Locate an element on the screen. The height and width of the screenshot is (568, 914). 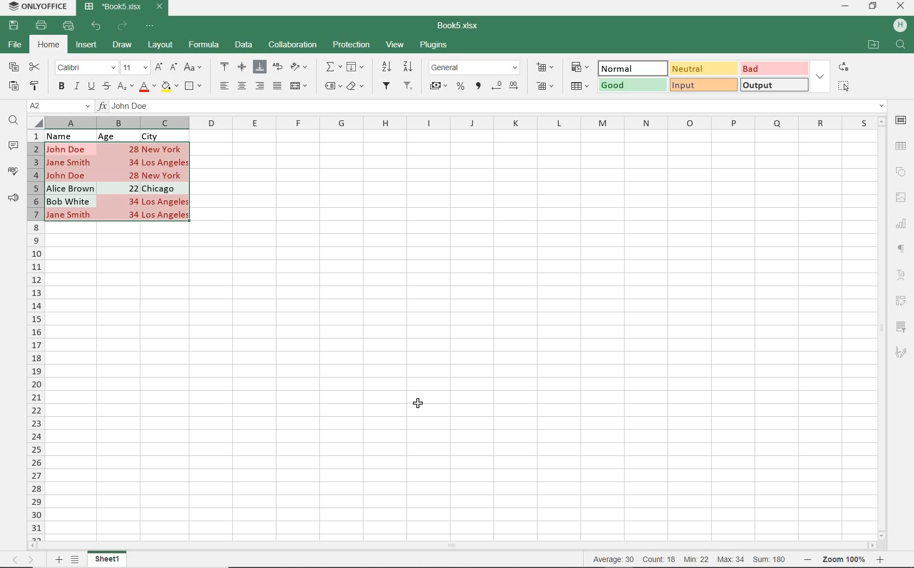
FEEDBACK & SUPPORT is located at coordinates (14, 197).